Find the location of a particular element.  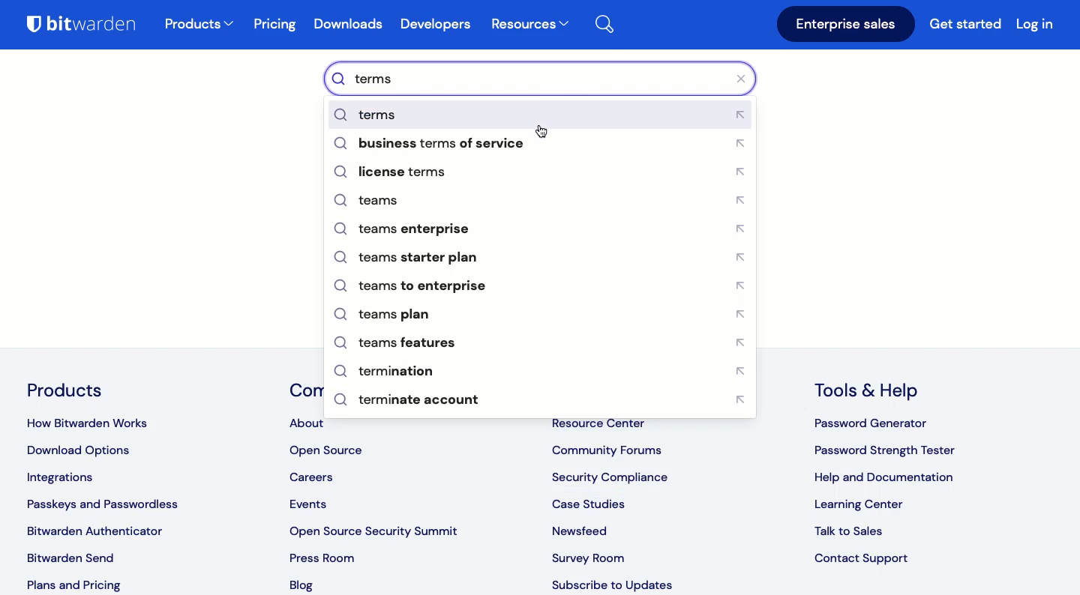

help and documentation is located at coordinates (886, 478).